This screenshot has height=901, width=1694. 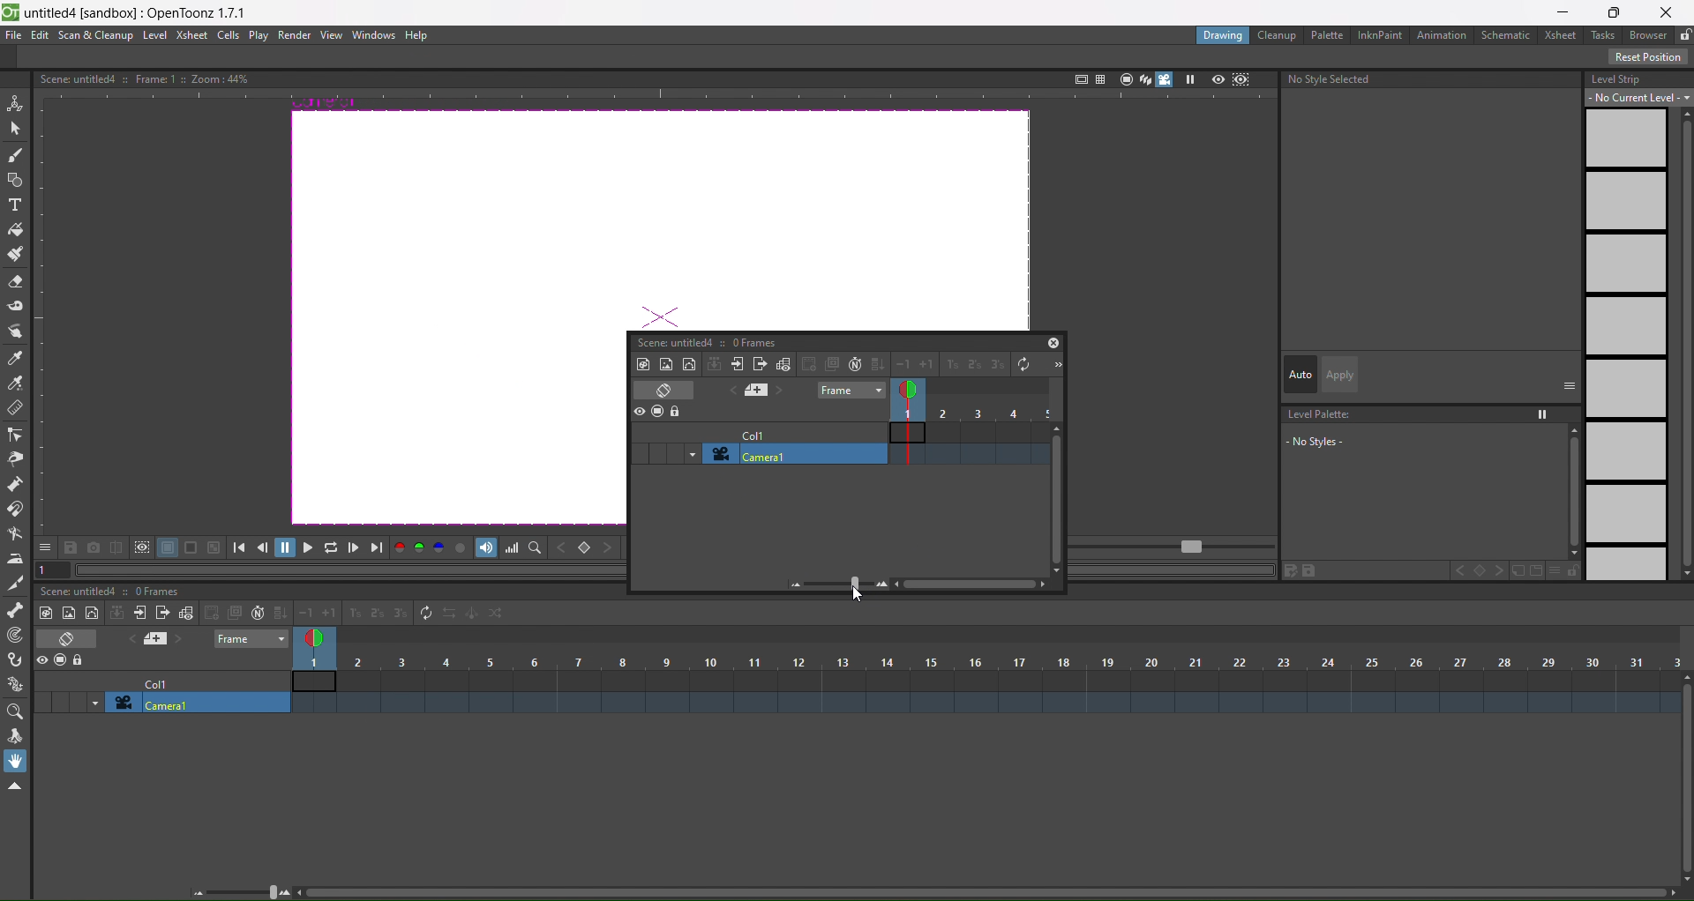 What do you see at coordinates (1155, 79) in the screenshot?
I see `camera view` at bounding box center [1155, 79].